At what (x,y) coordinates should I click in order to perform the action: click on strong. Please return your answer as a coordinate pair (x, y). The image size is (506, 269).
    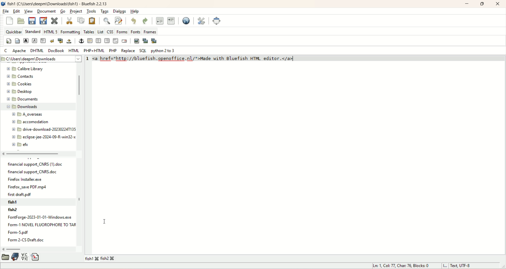
    Looking at the image, I should click on (27, 41).